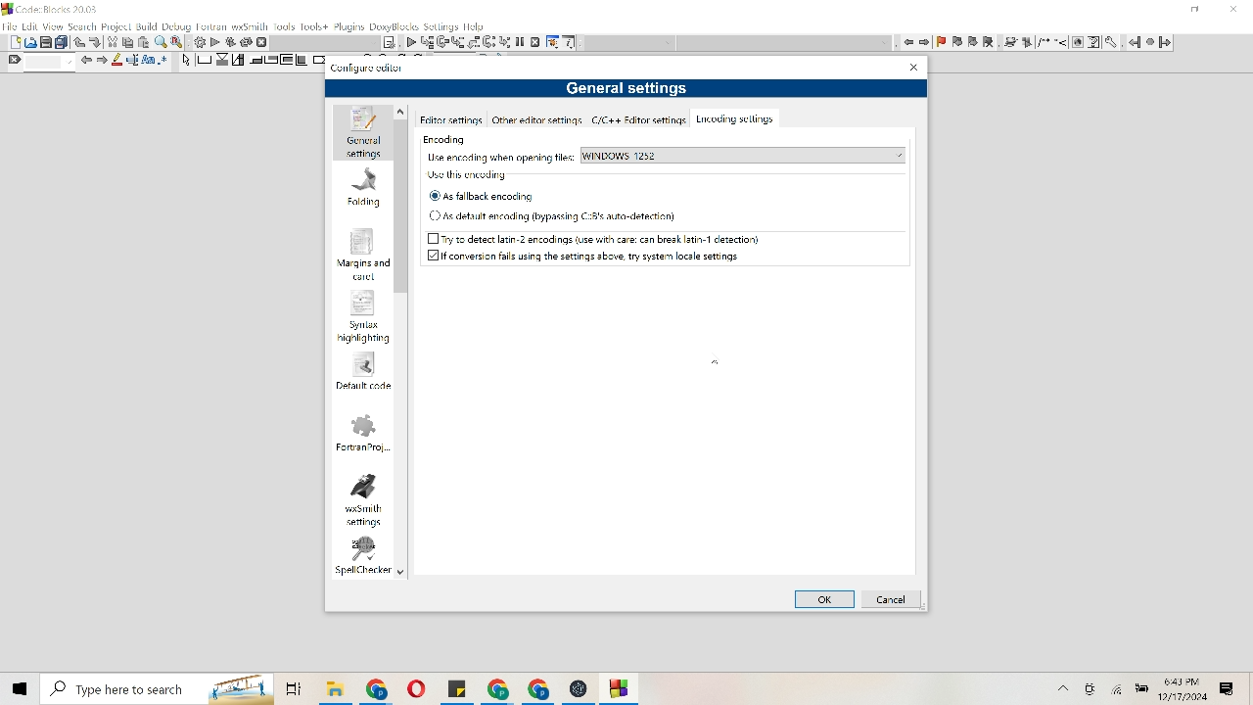 This screenshot has height=705, width=1253. I want to click on Fortran project, so click(362, 429).